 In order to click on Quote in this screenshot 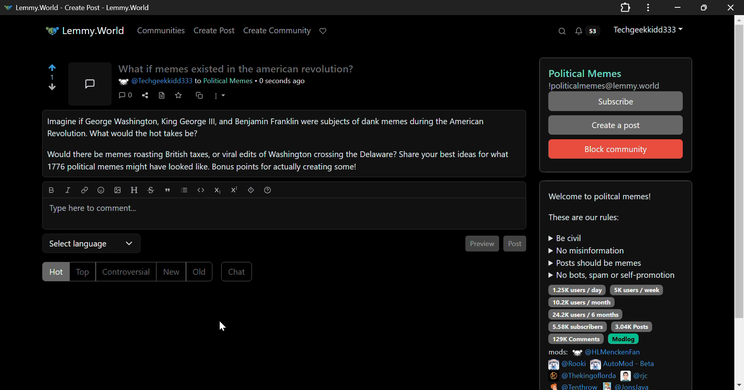, I will do `click(168, 190)`.